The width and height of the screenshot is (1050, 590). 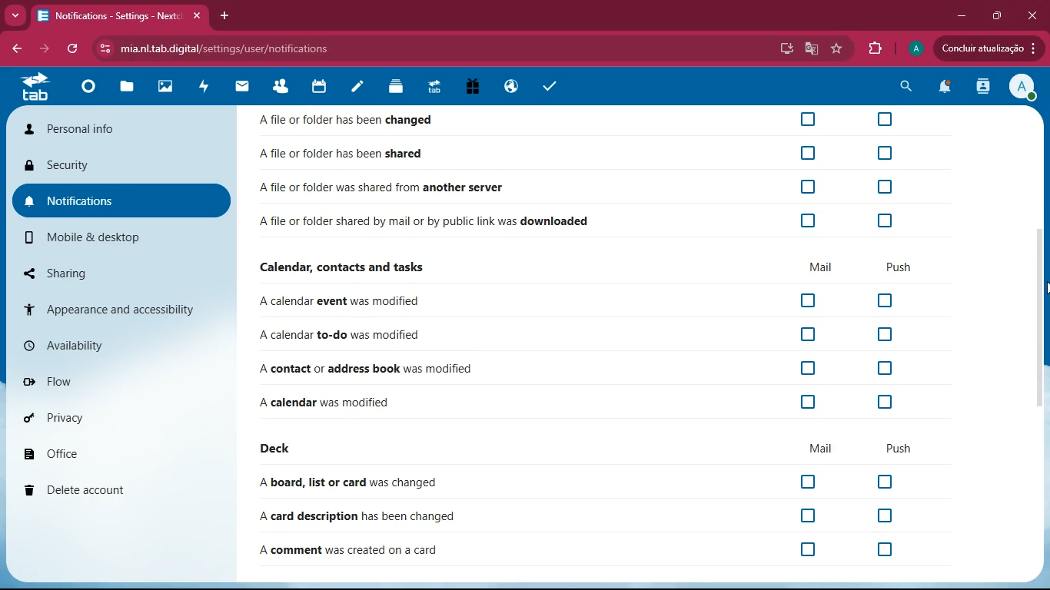 What do you see at coordinates (808, 186) in the screenshot?
I see `off` at bounding box center [808, 186].